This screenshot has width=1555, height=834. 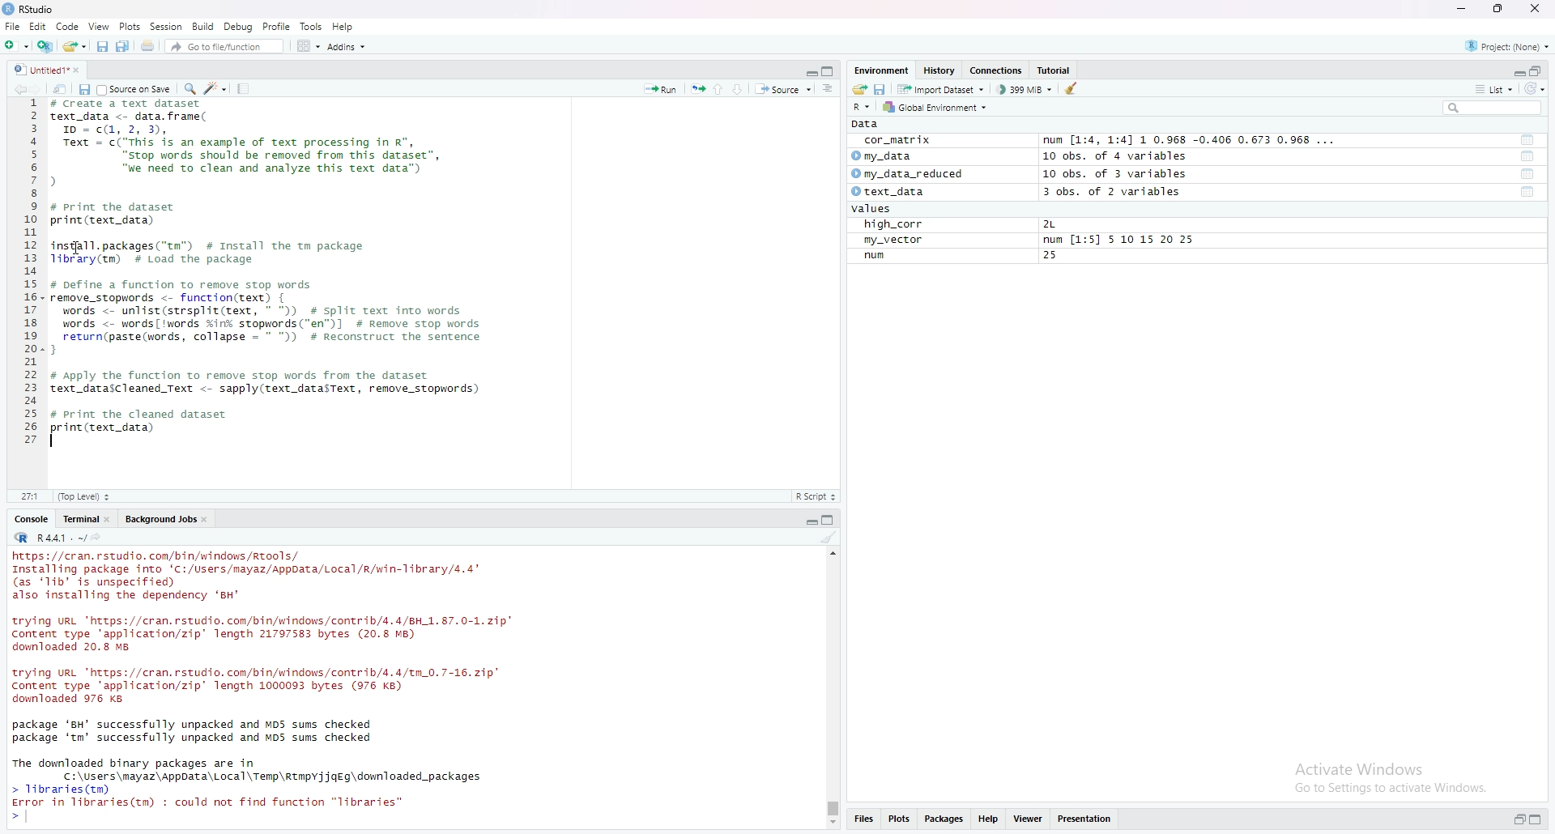 What do you see at coordinates (36, 26) in the screenshot?
I see `Edit` at bounding box center [36, 26].